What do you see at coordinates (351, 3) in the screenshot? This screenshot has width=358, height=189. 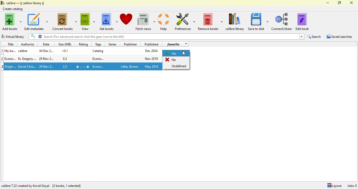 I see `close` at bounding box center [351, 3].